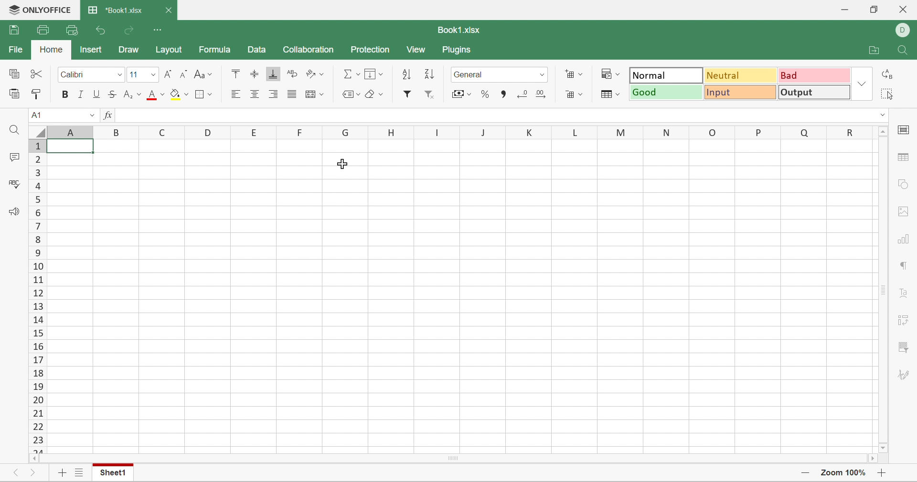  I want to click on Quick print, so click(72, 31).